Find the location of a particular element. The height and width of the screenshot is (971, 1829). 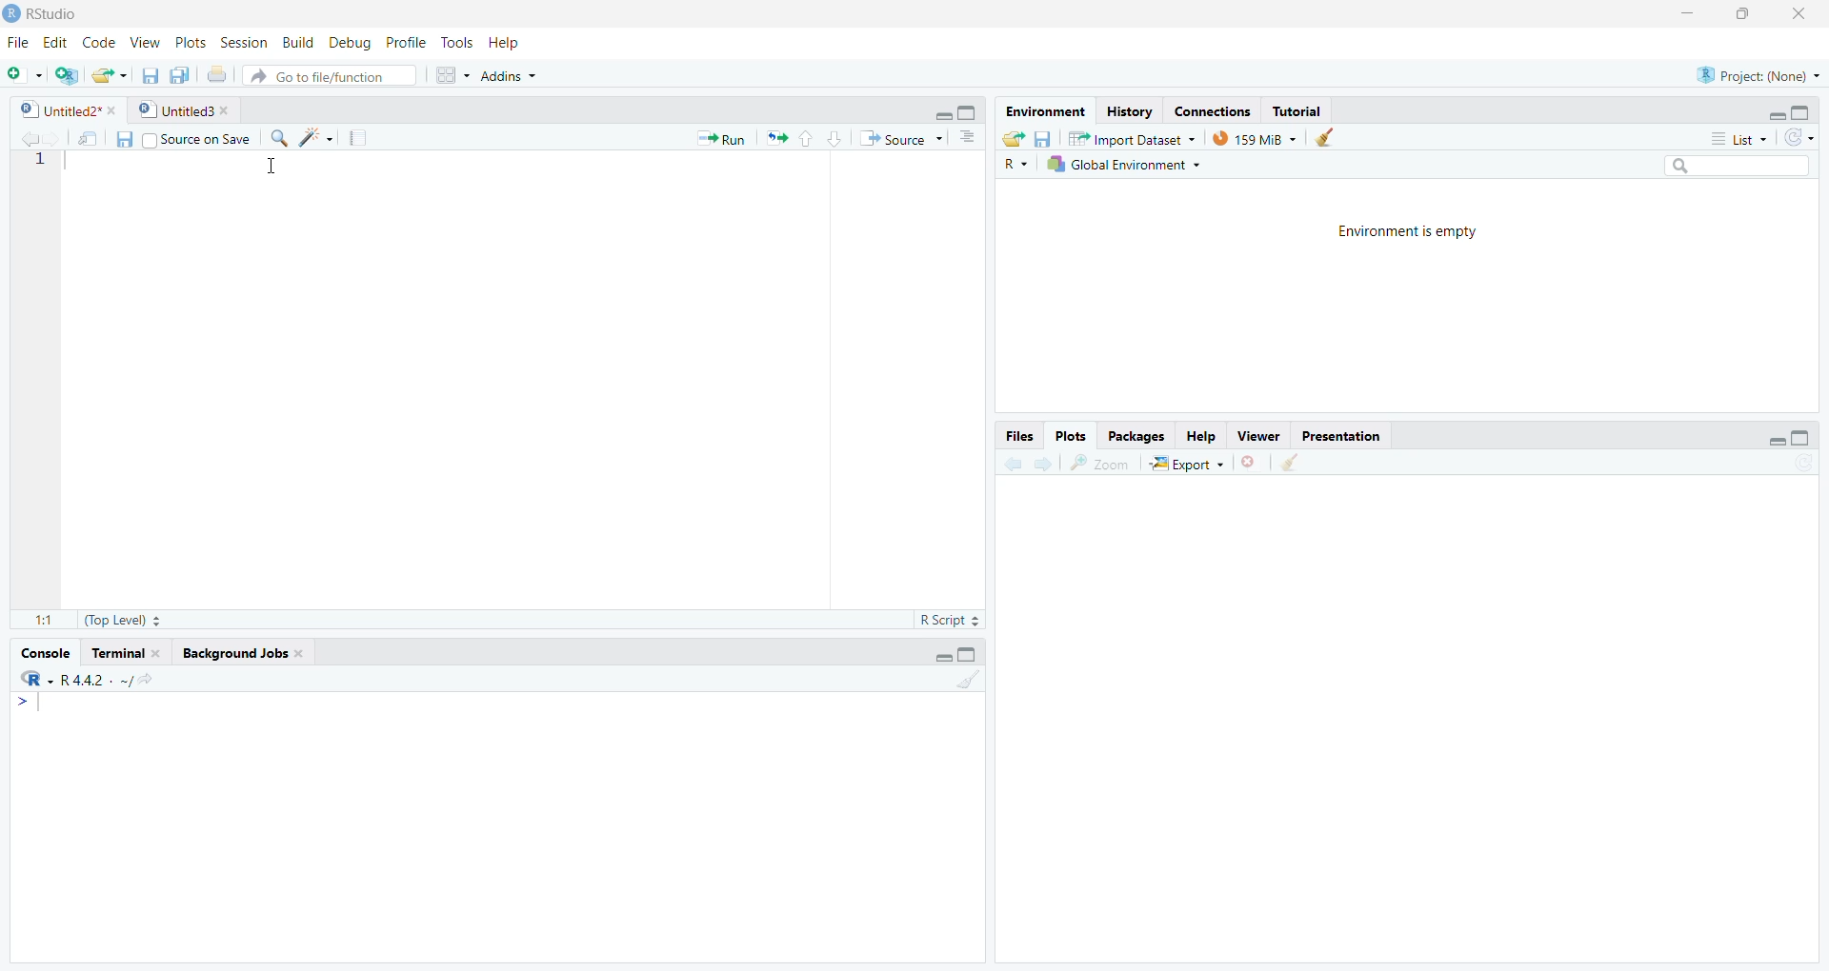

Workspace panes is located at coordinates (449, 75).